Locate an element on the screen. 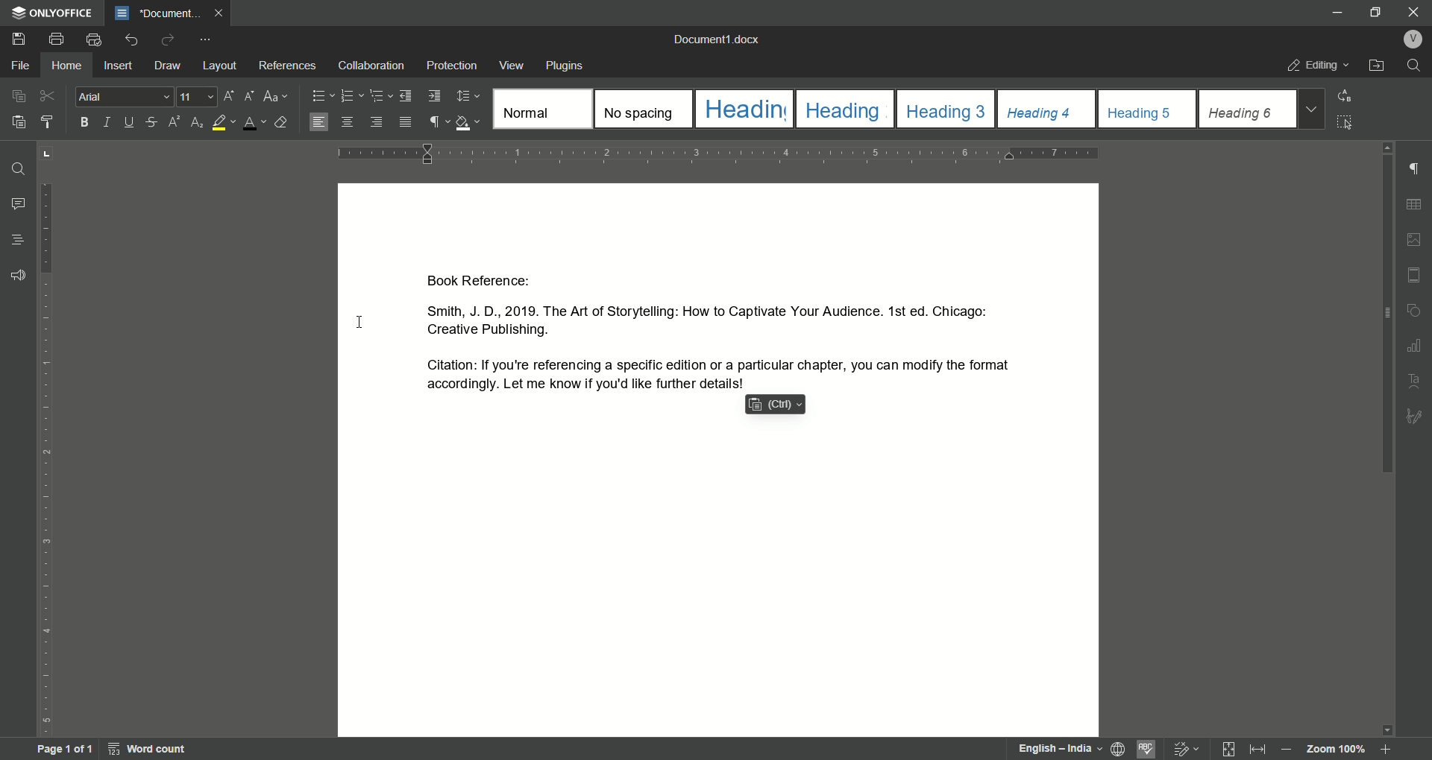 The height and width of the screenshot is (760, 1432). nonprinting character is located at coordinates (438, 121).